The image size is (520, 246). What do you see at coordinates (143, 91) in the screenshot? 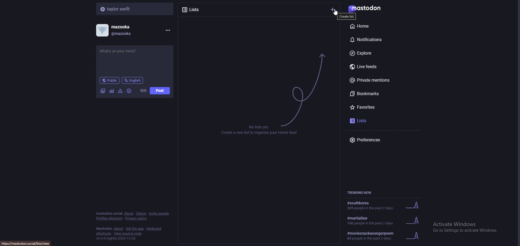
I see `word limit` at bounding box center [143, 91].